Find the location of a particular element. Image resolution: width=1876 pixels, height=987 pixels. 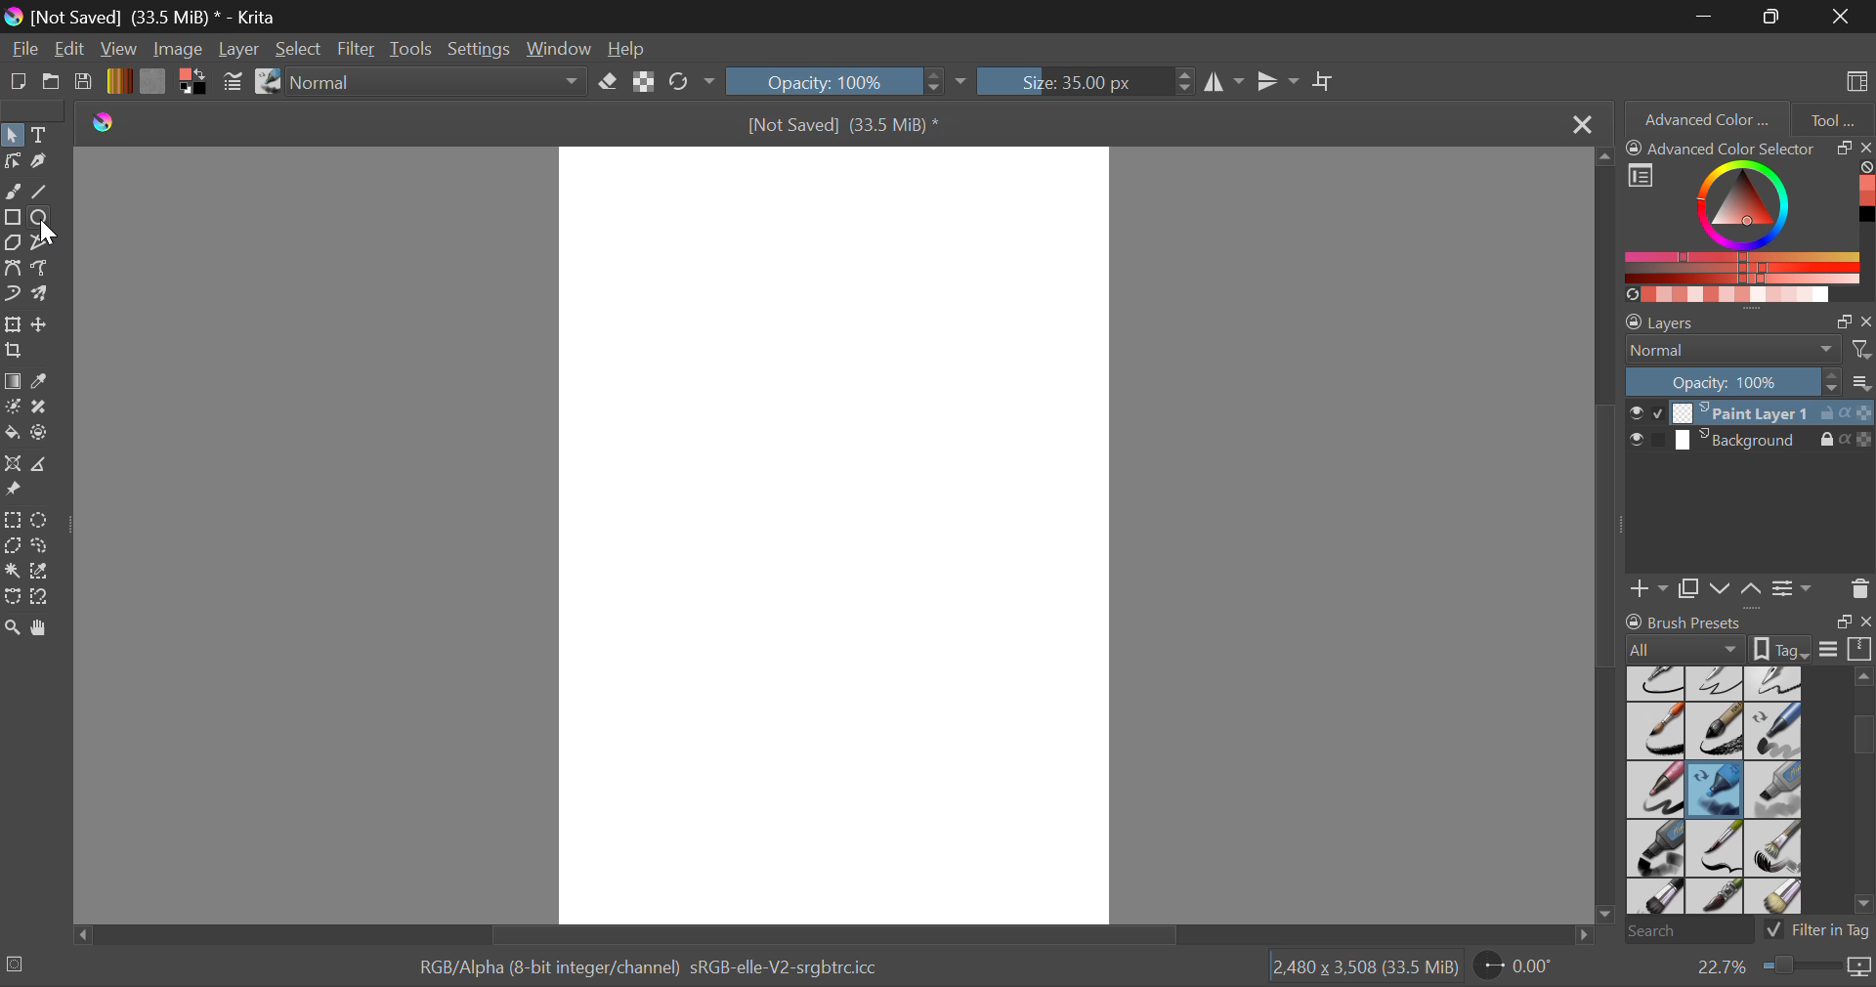

Choose Workspace is located at coordinates (1854, 79).